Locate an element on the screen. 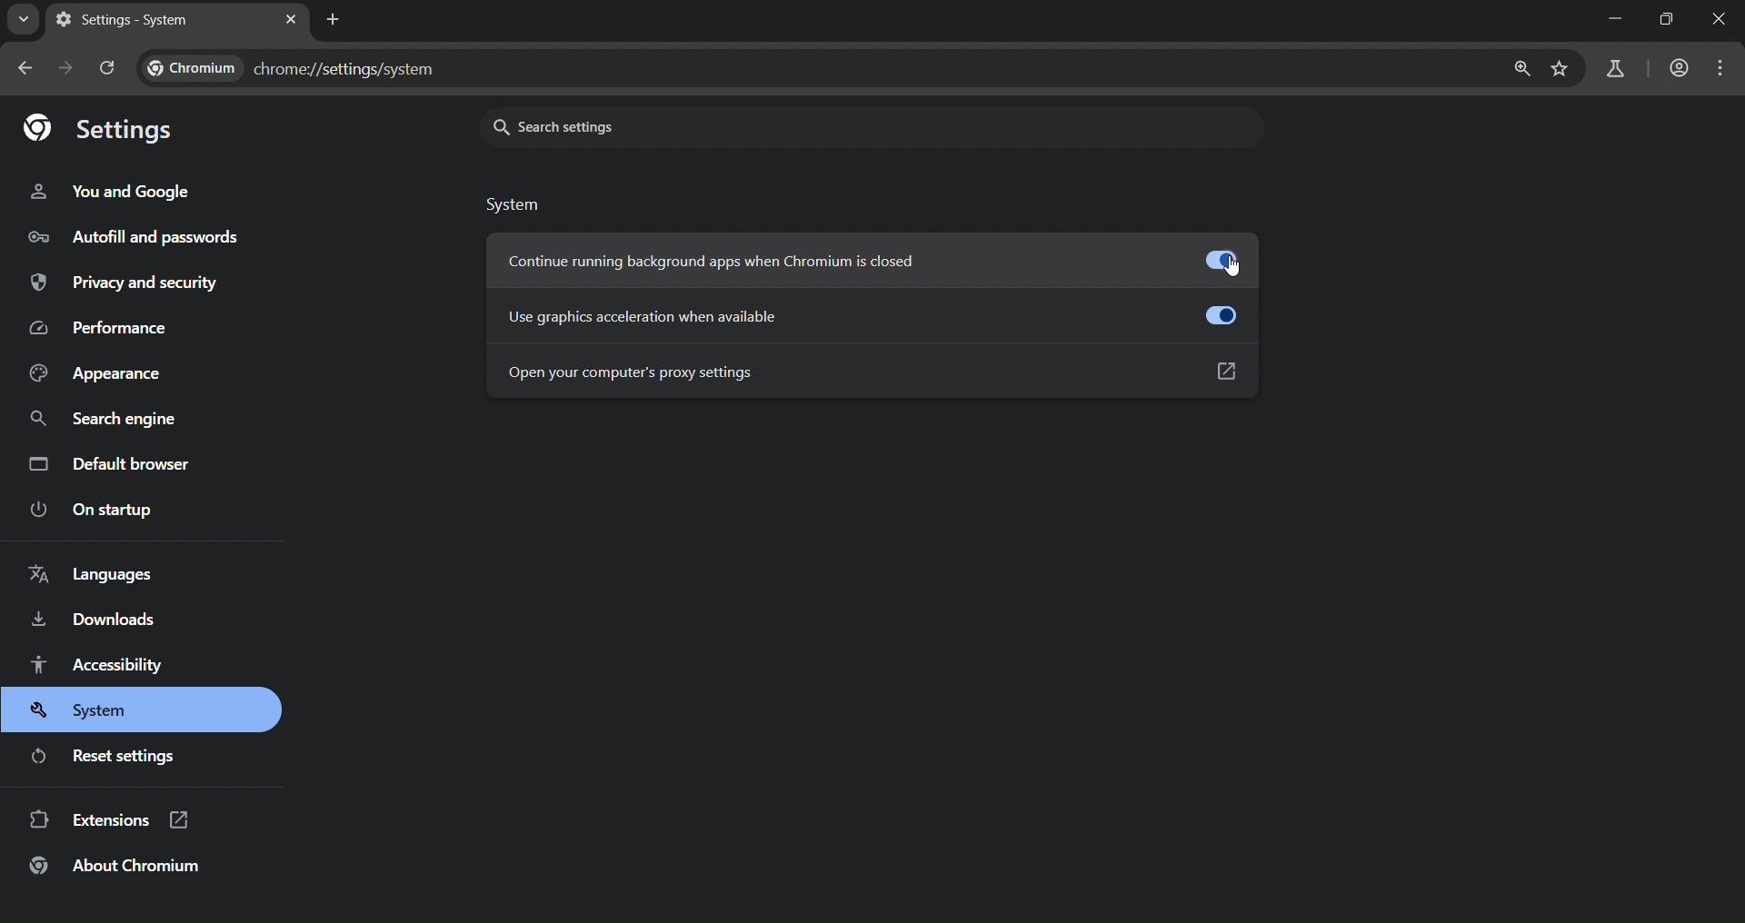 The image size is (1745, 923). performance is located at coordinates (102, 328).